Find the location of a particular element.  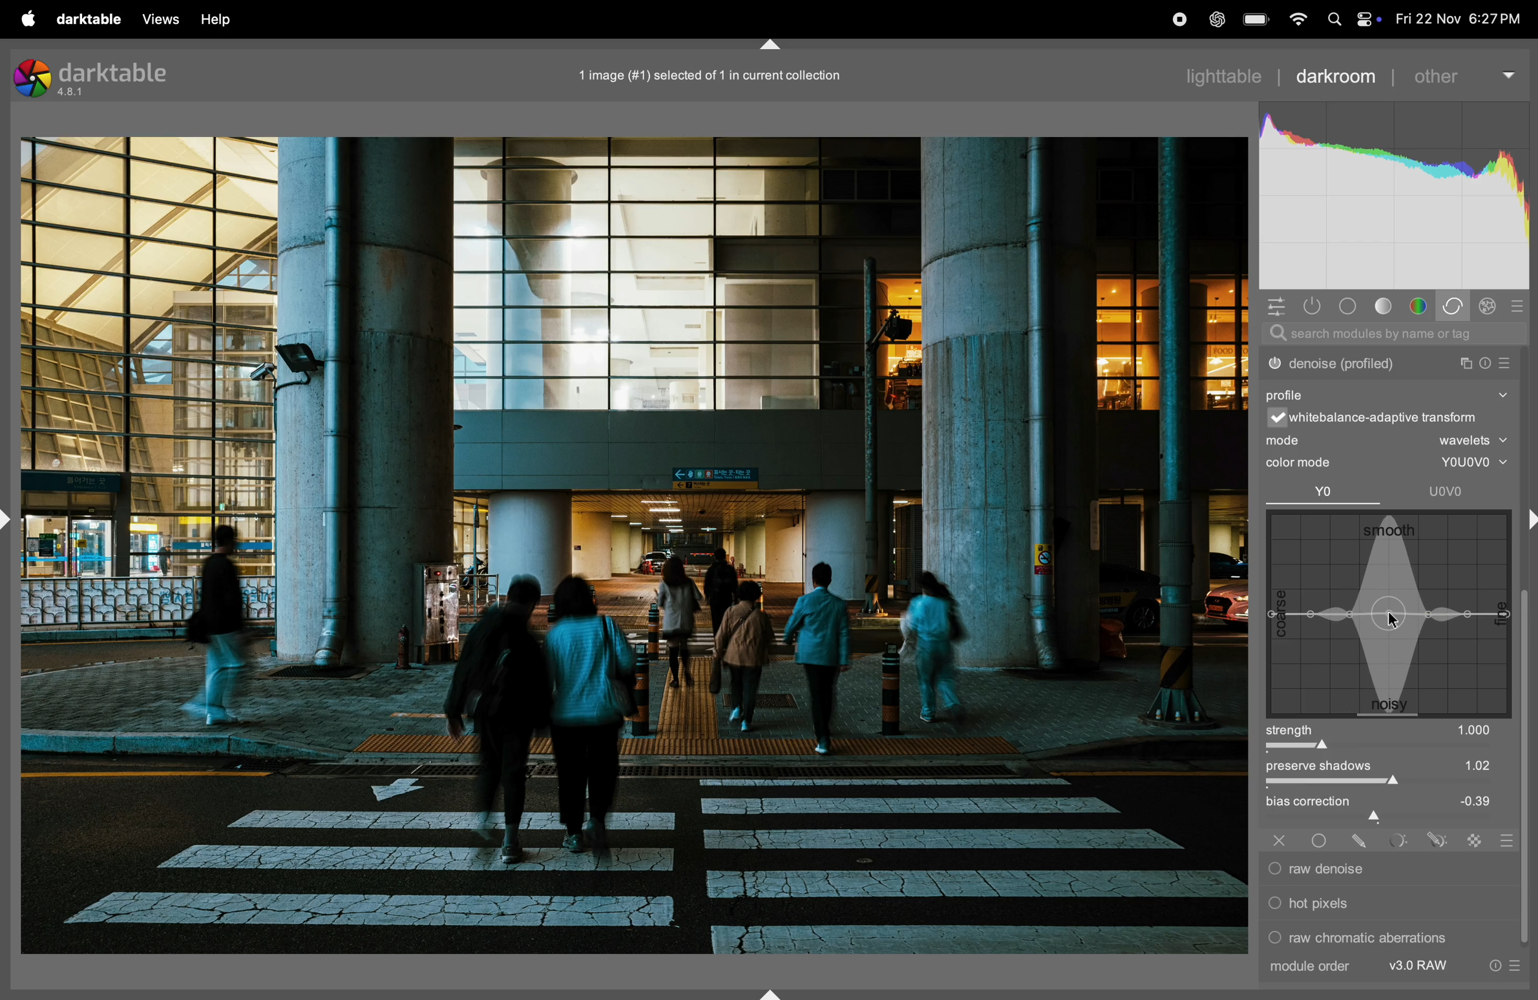

reset is located at coordinates (1497, 966).